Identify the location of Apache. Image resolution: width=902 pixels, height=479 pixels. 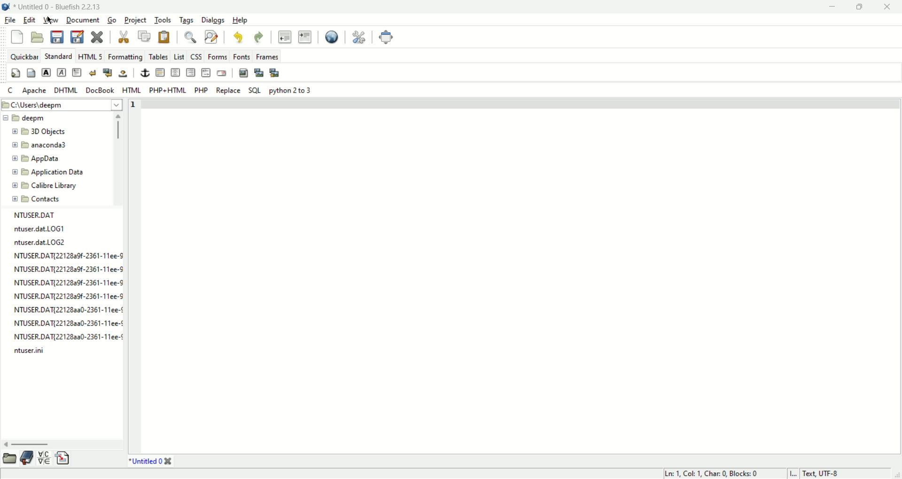
(34, 90).